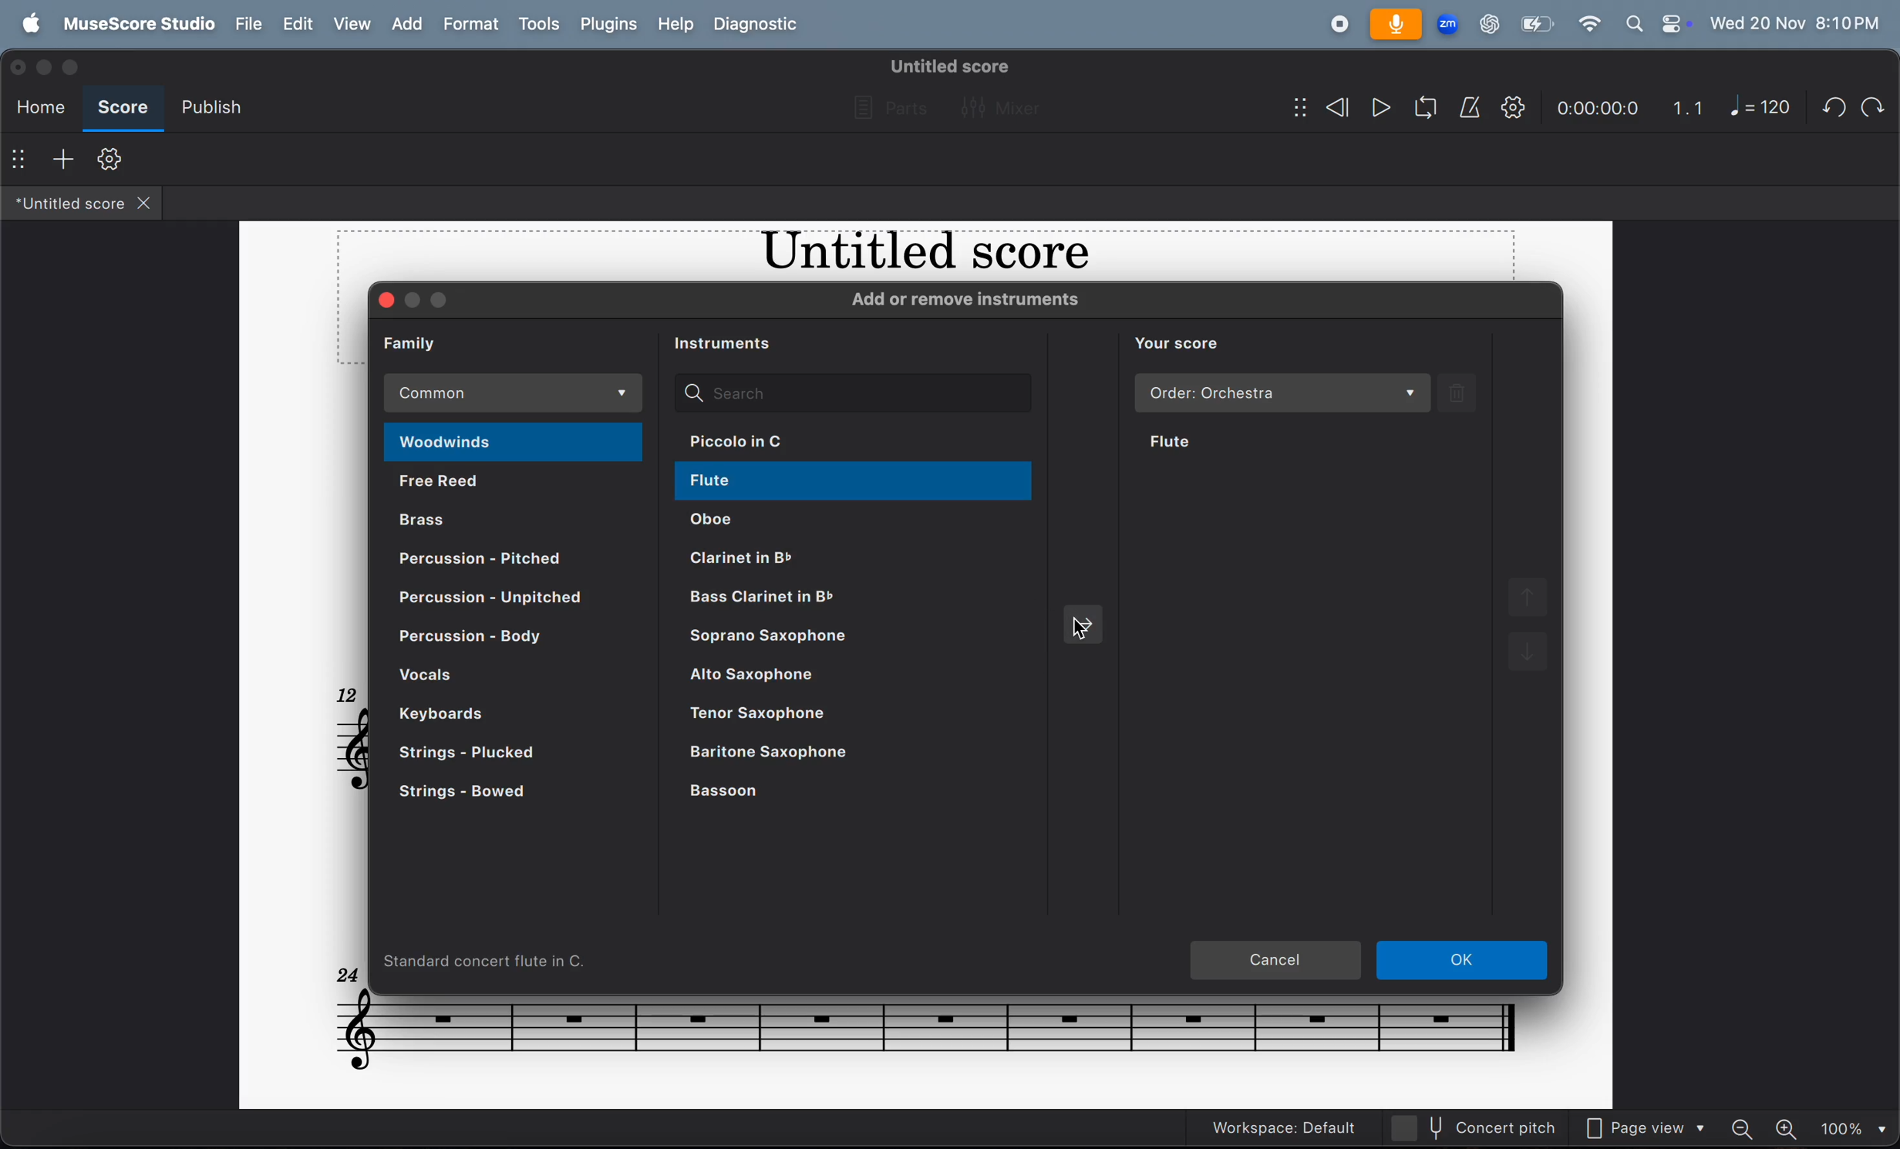  What do you see at coordinates (848, 716) in the screenshot?
I see `tenor saxophone` at bounding box center [848, 716].